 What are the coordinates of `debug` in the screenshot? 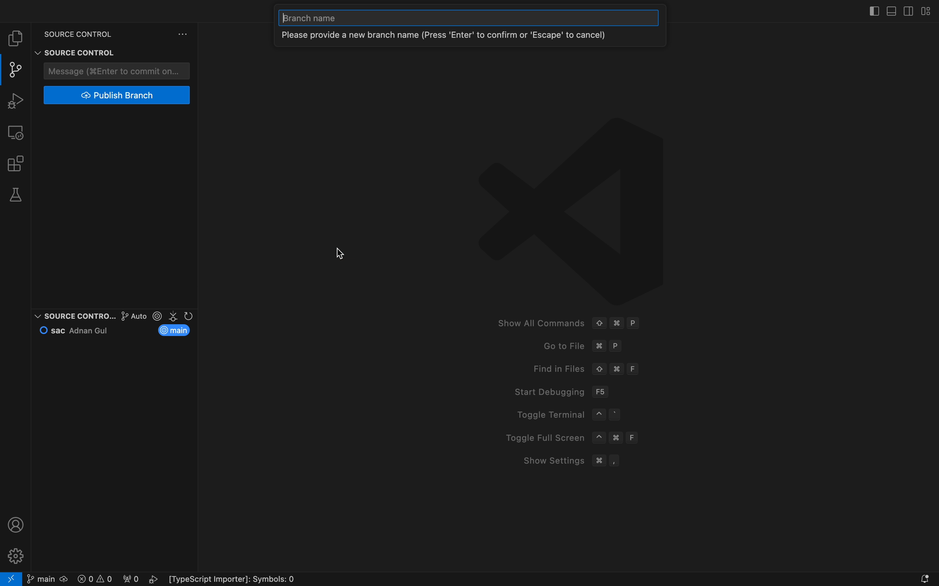 It's located at (18, 101).